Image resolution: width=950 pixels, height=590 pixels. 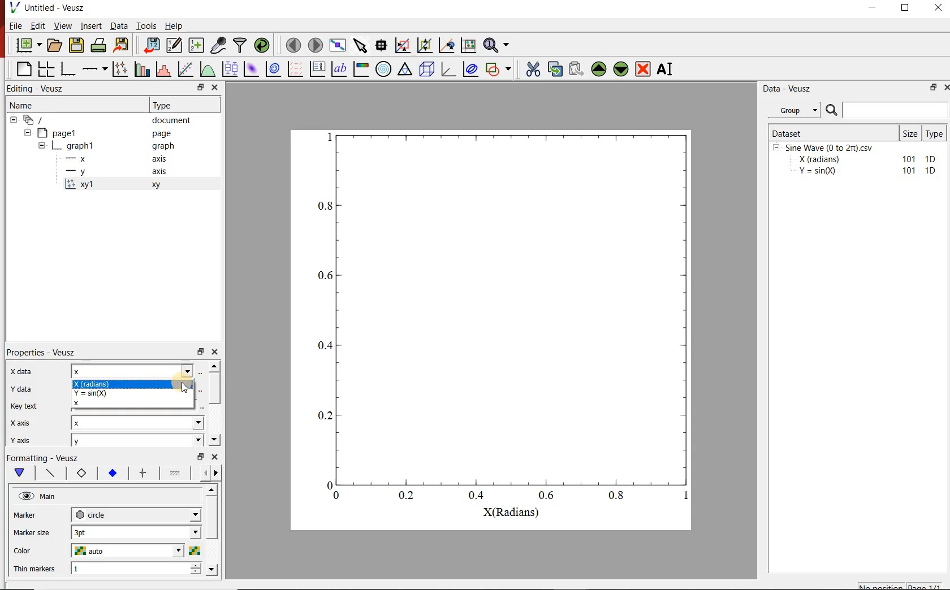 What do you see at coordinates (211, 491) in the screenshot?
I see `Up` at bounding box center [211, 491].